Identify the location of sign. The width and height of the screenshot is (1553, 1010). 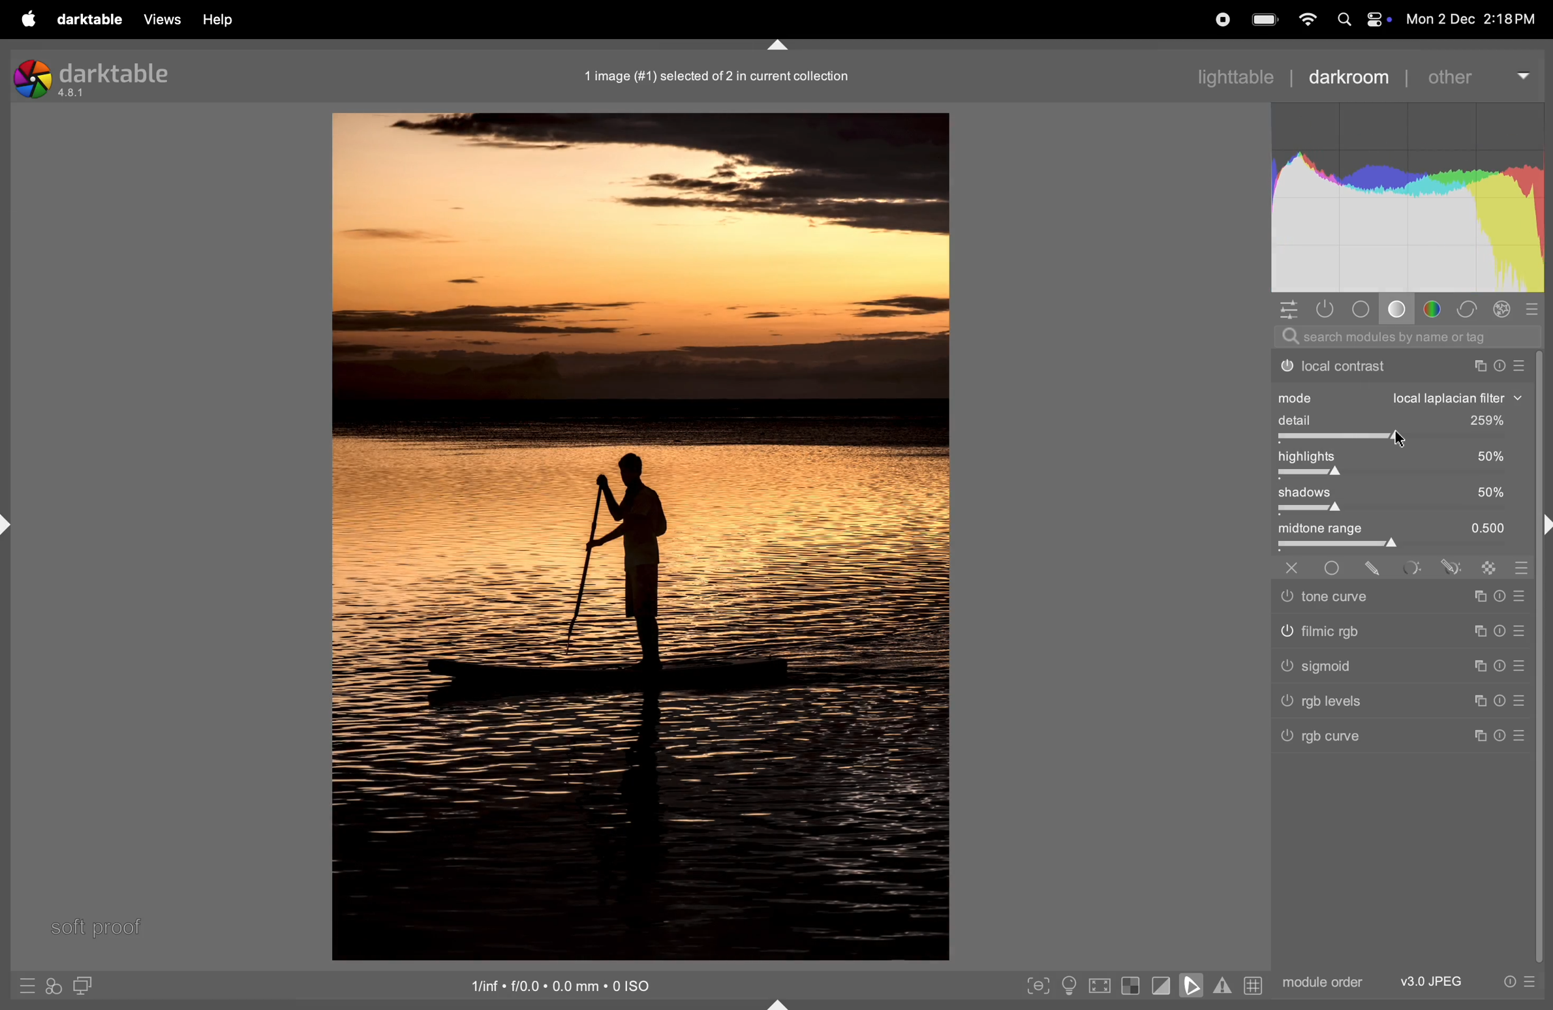
(1488, 571).